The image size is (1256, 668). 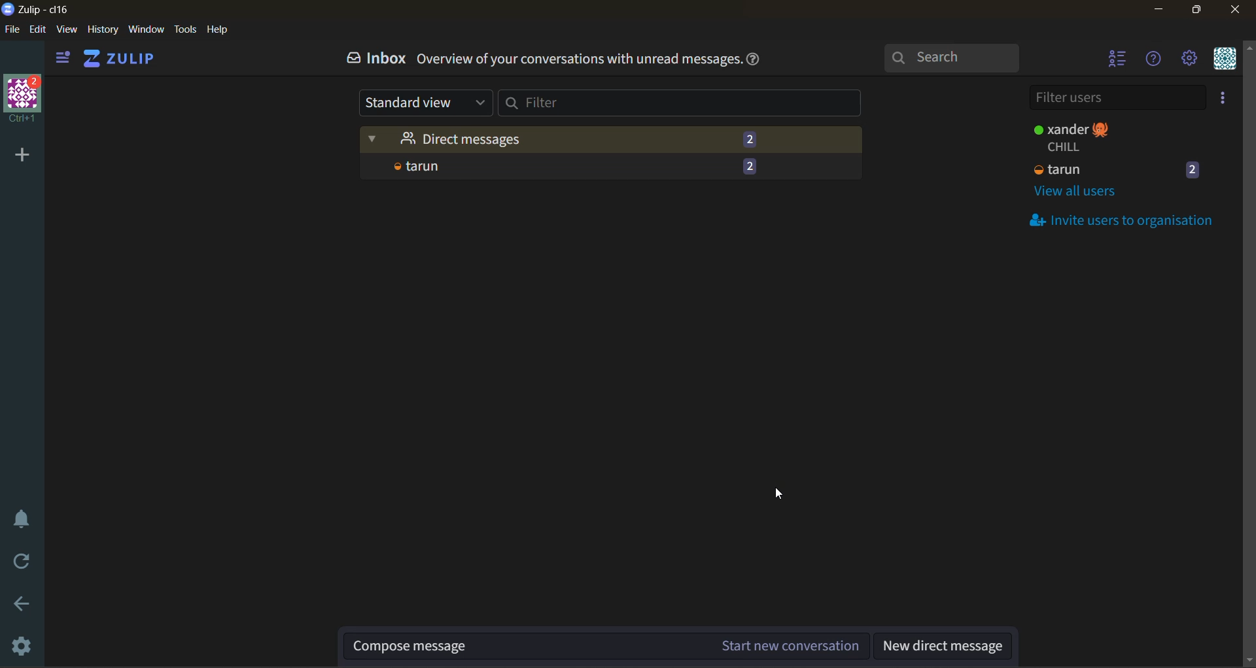 What do you see at coordinates (1157, 62) in the screenshot?
I see `help menu` at bounding box center [1157, 62].